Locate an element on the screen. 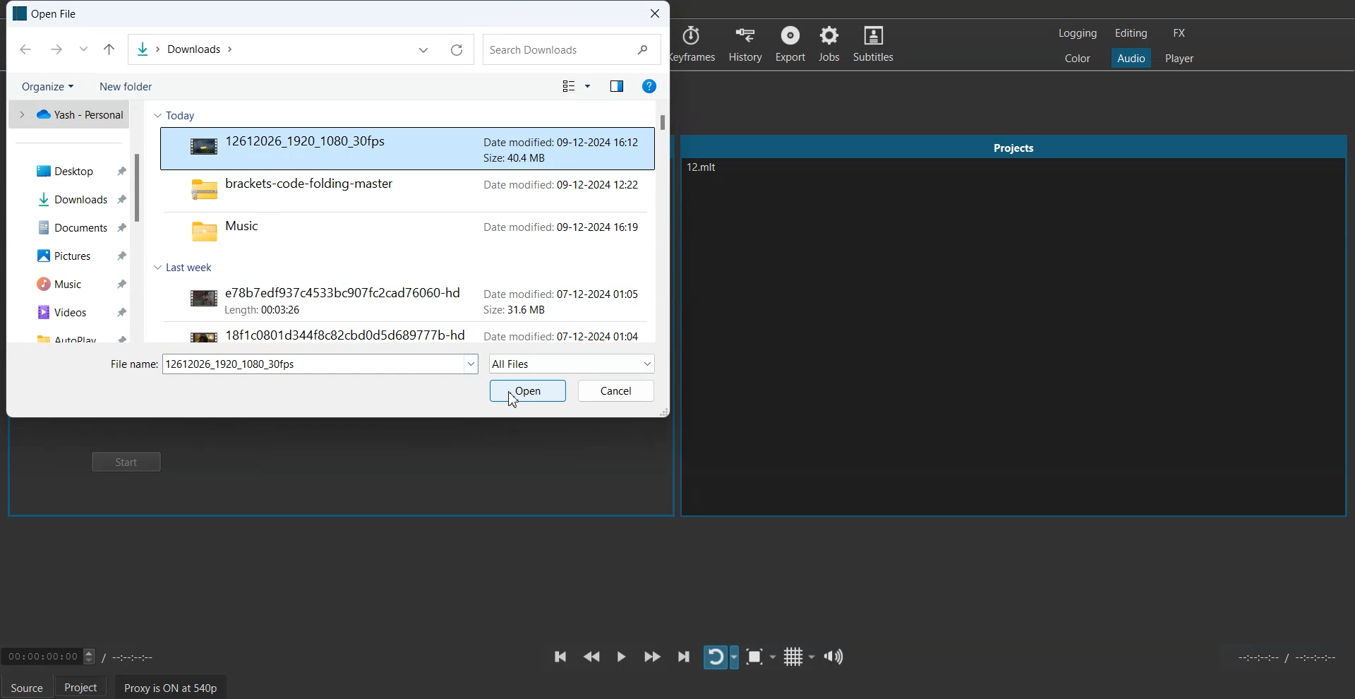  Project is located at coordinates (81, 686).